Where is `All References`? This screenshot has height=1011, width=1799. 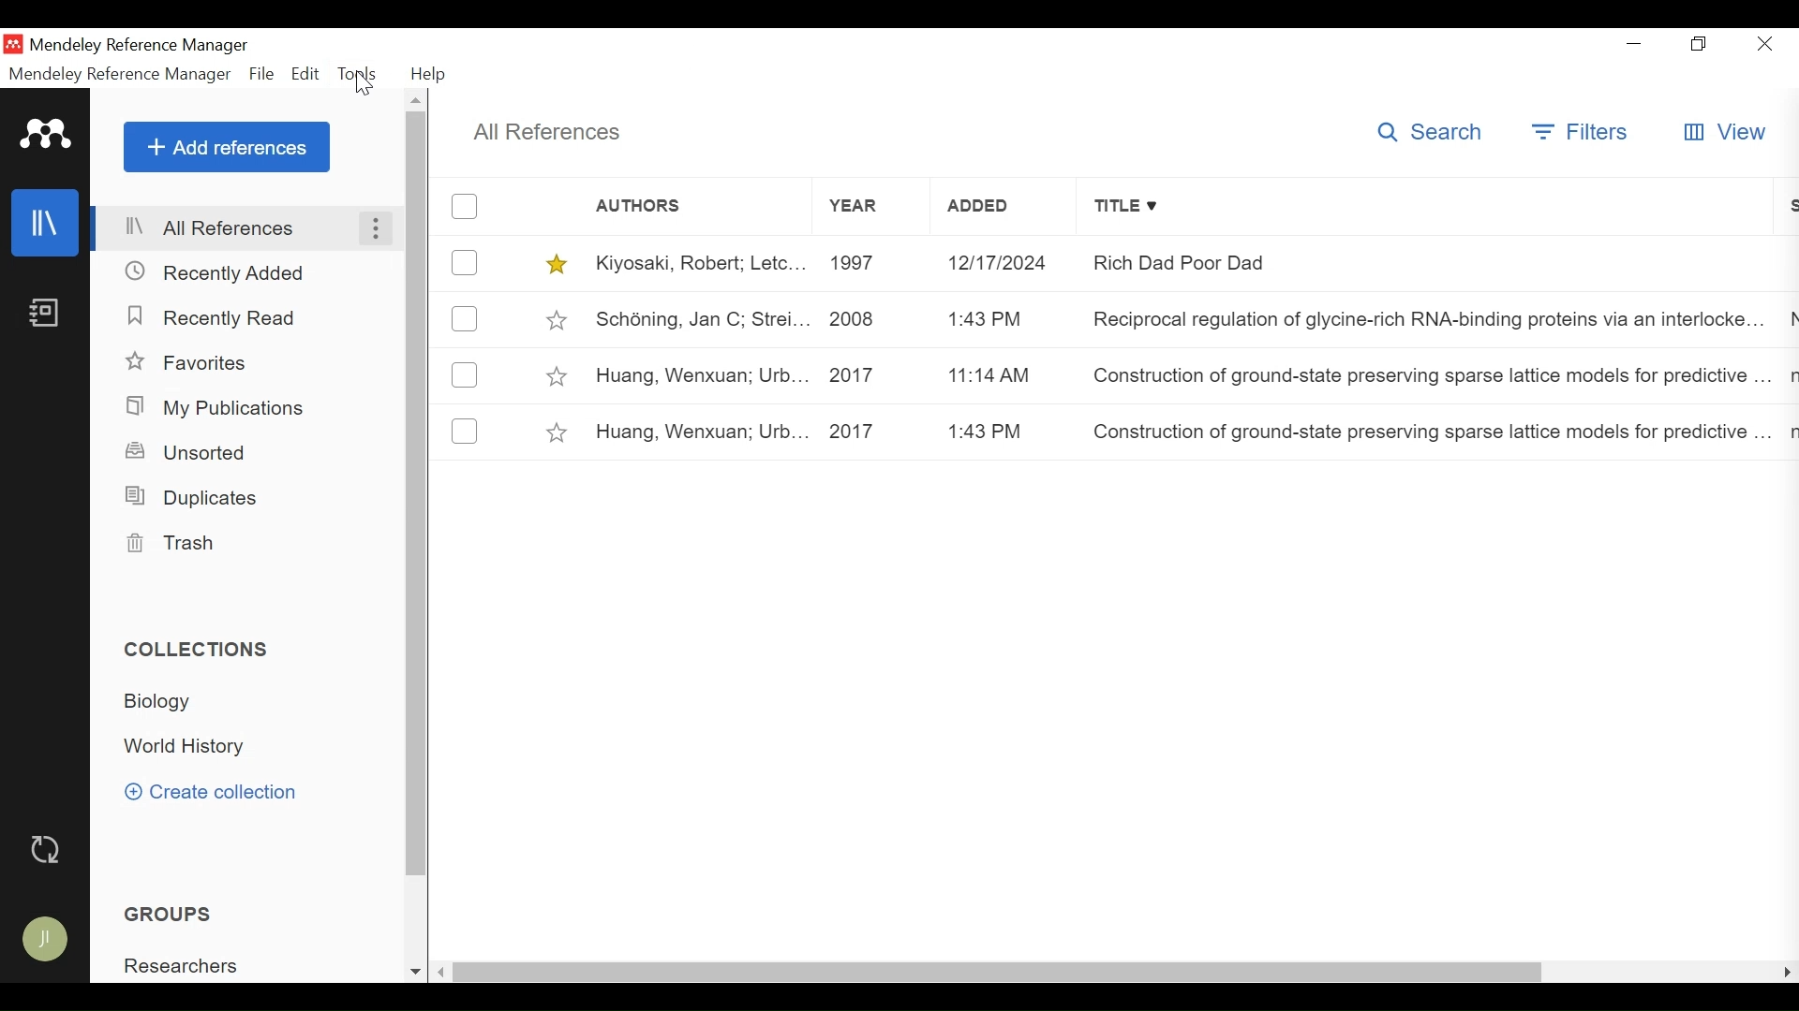
All References is located at coordinates (553, 131).